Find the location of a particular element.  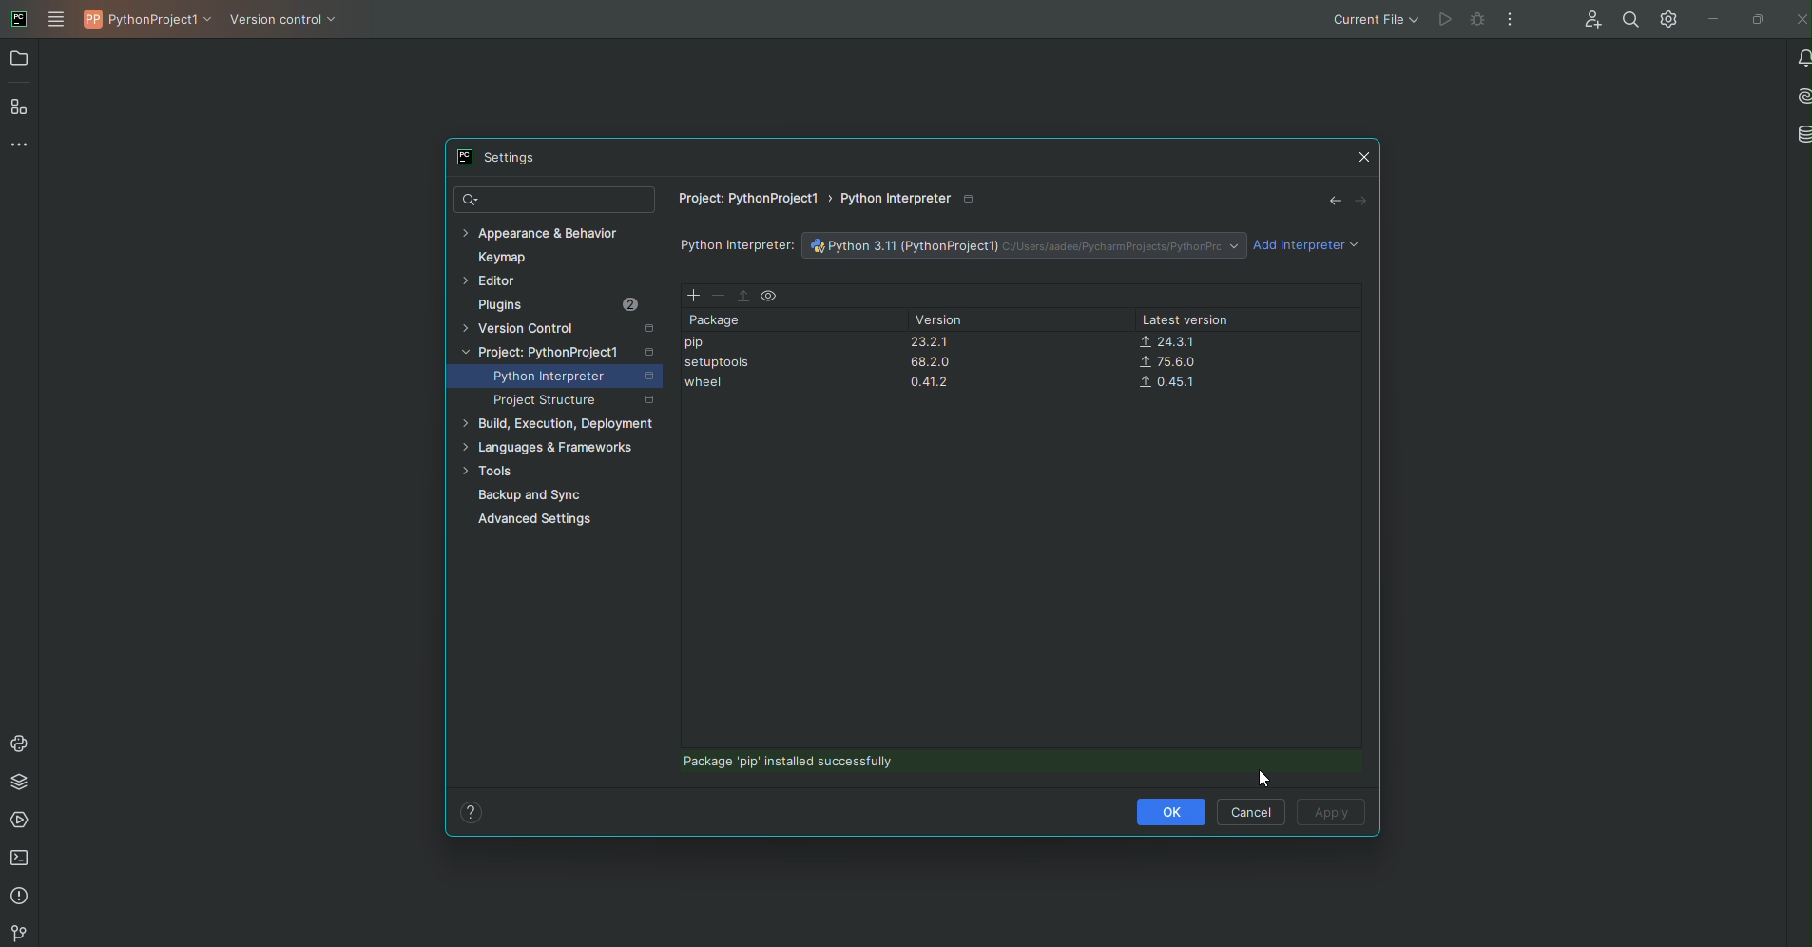

Find is located at coordinates (1627, 18).